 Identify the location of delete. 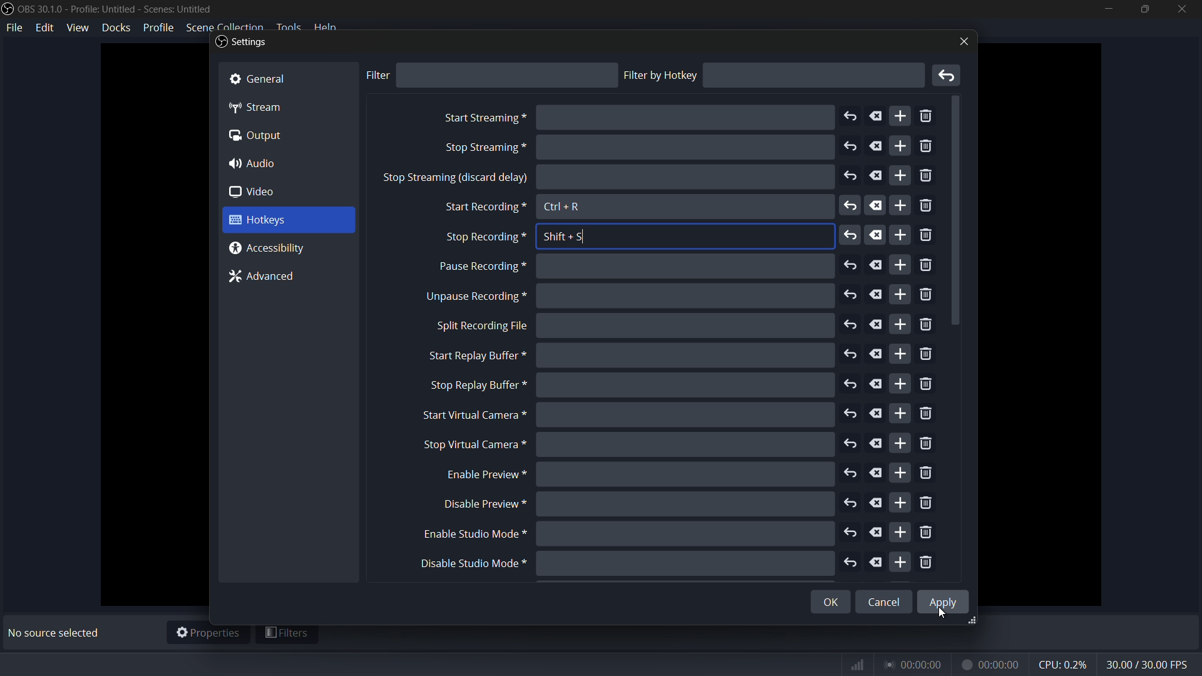
(876, 503).